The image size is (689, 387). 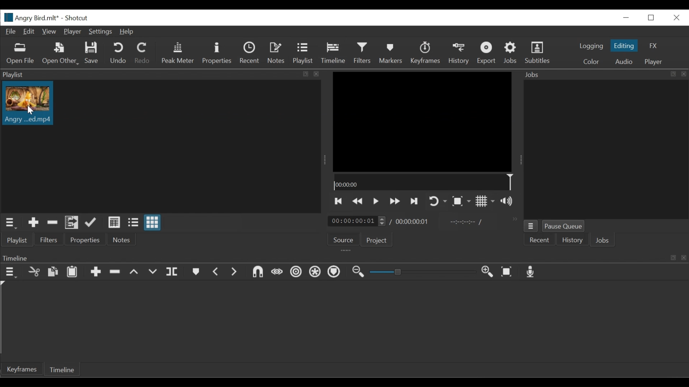 What do you see at coordinates (77, 18) in the screenshot?
I see `Shotcut` at bounding box center [77, 18].